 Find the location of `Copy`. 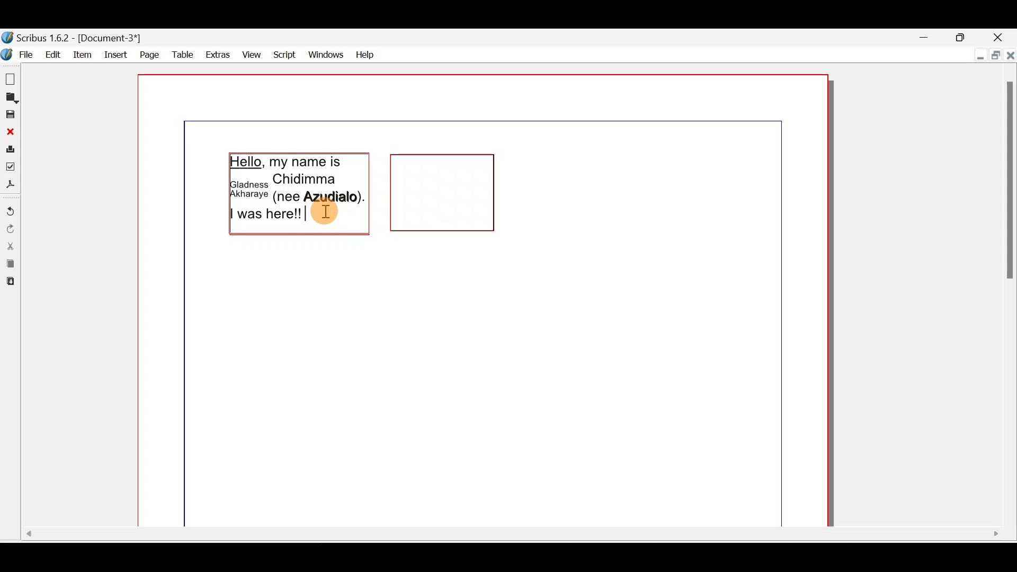

Copy is located at coordinates (10, 264).